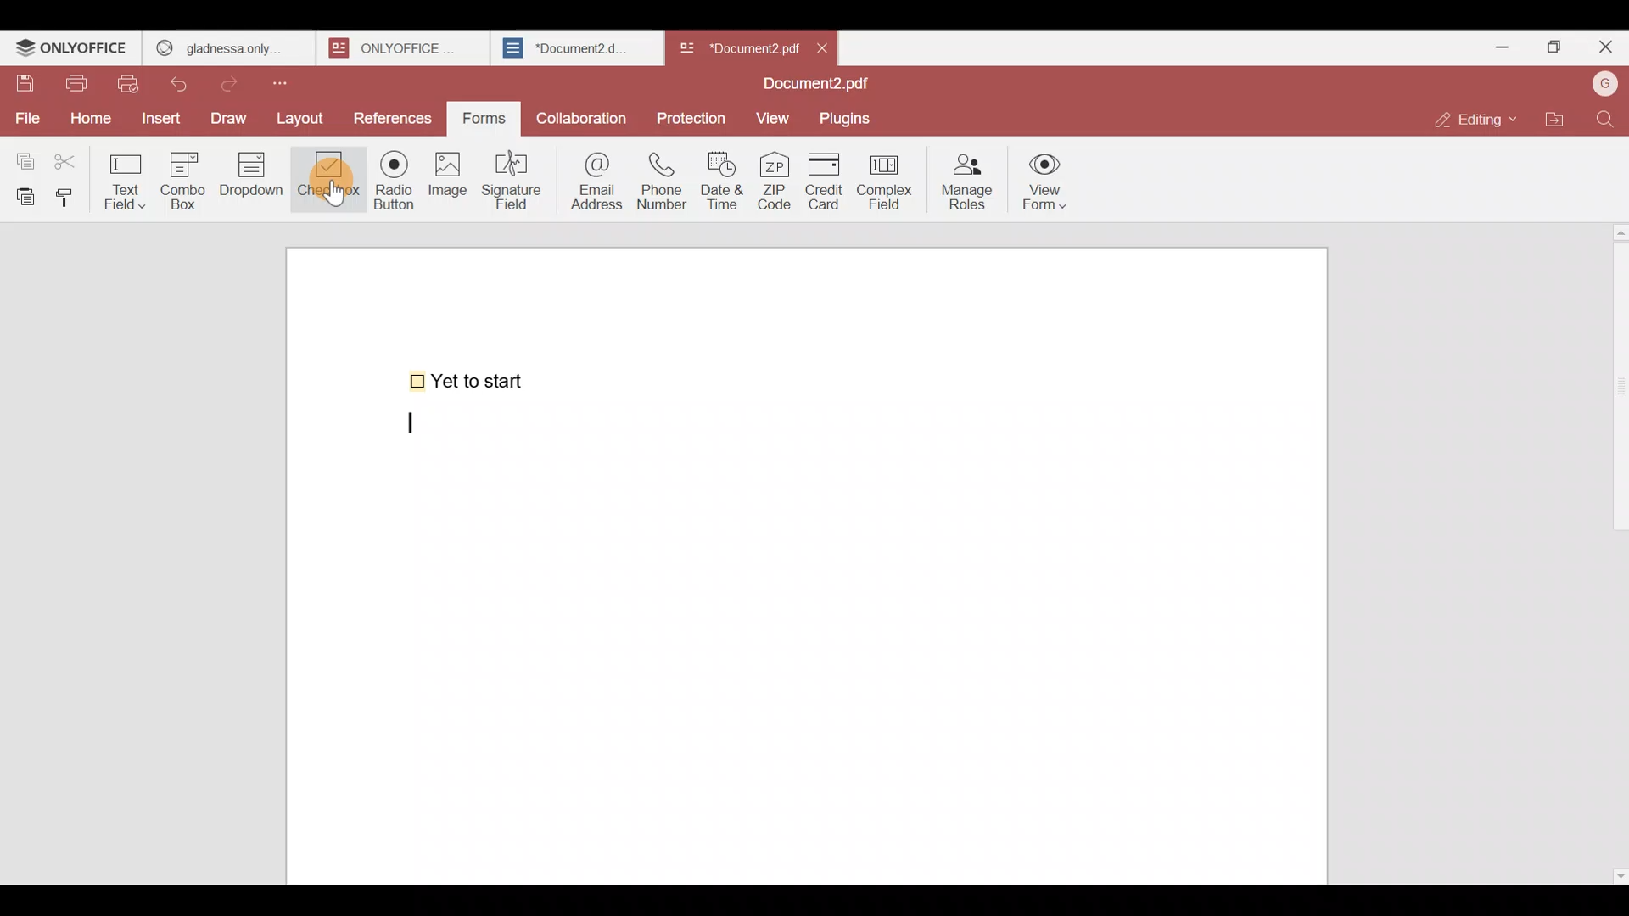 This screenshot has height=916, width=1629. Describe the element at coordinates (393, 118) in the screenshot. I see `References` at that location.